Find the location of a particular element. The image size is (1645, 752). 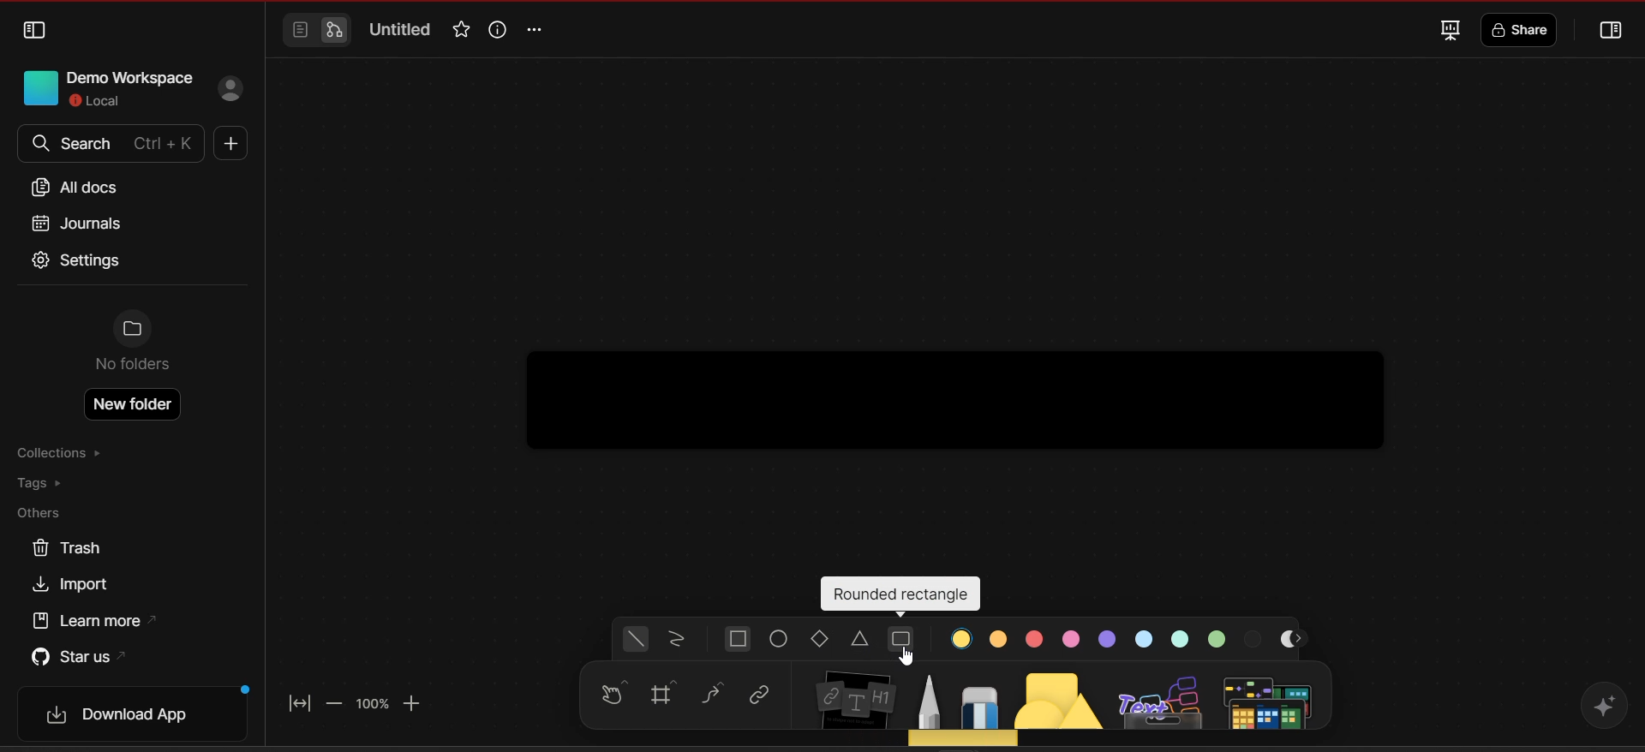

color 6 is located at coordinates (1147, 638).